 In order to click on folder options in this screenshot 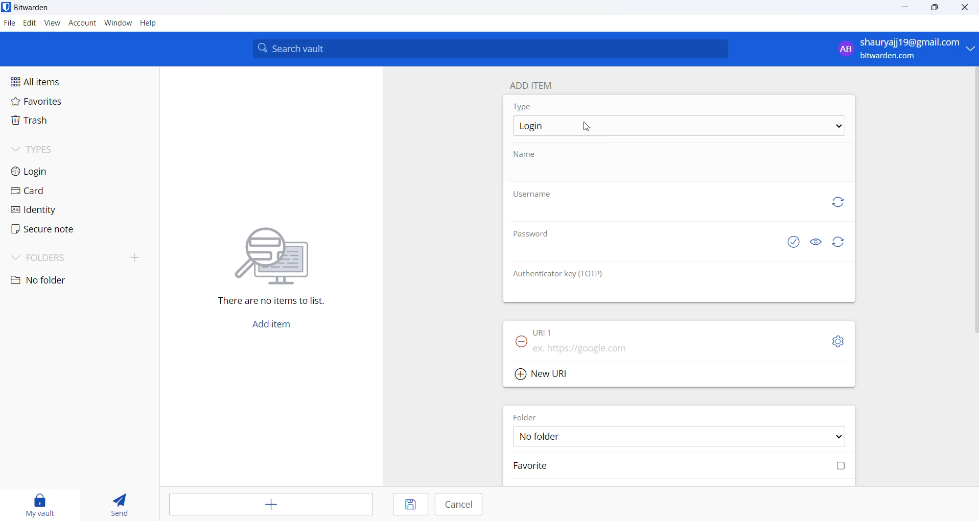, I will do `click(677, 437)`.